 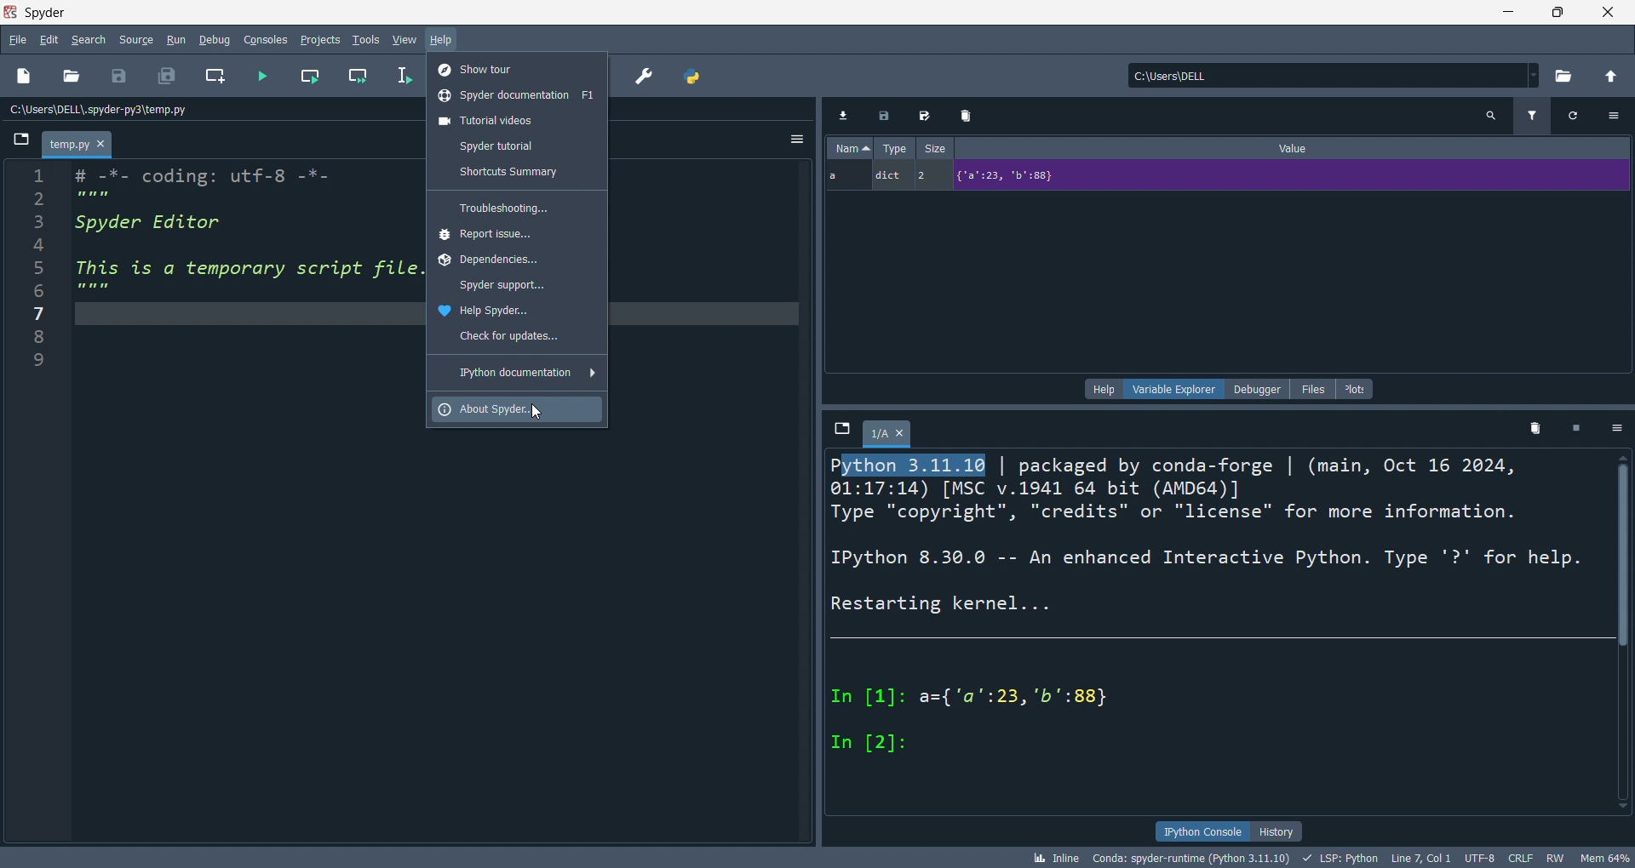 What do you see at coordinates (175, 41) in the screenshot?
I see `run` at bounding box center [175, 41].